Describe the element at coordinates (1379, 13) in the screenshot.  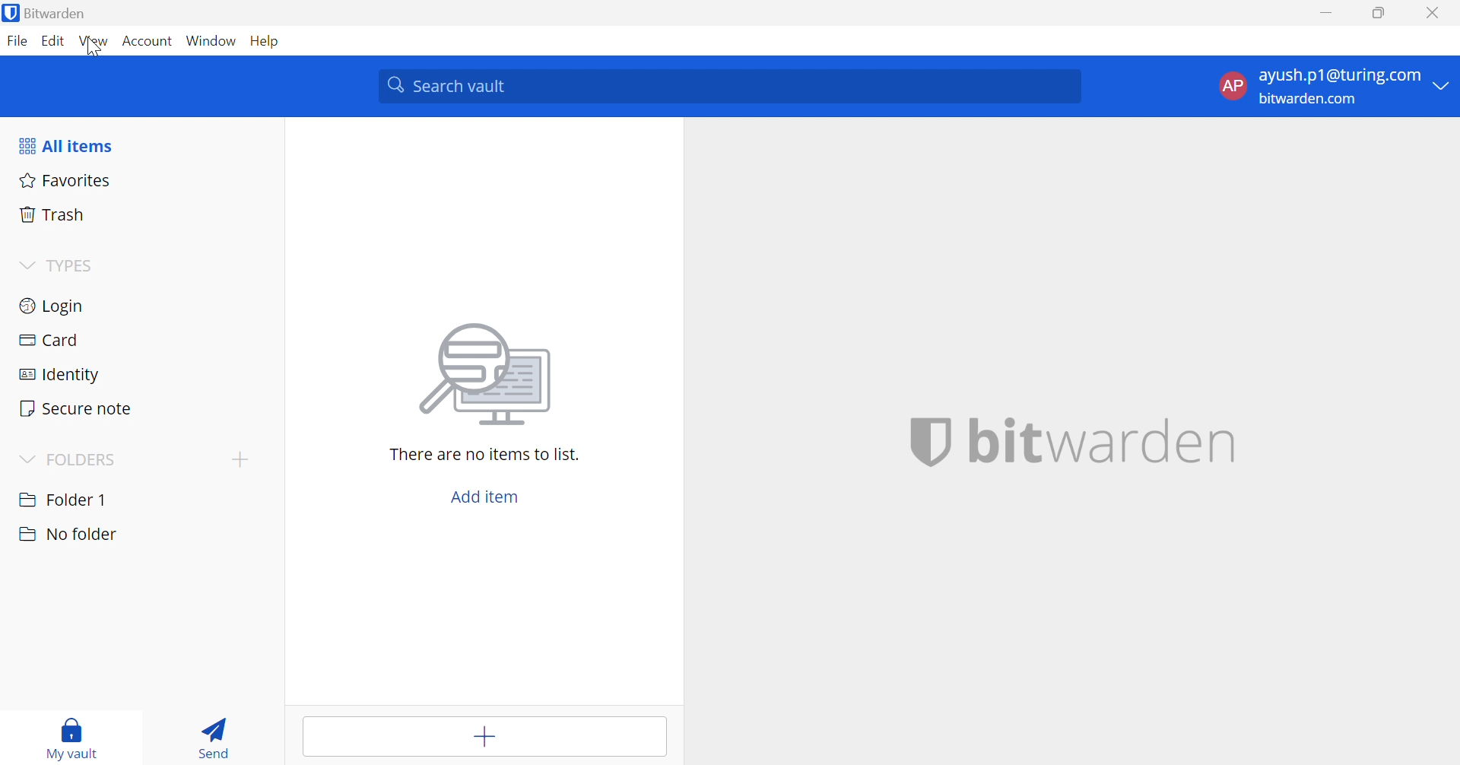
I see `Restore Down` at that location.